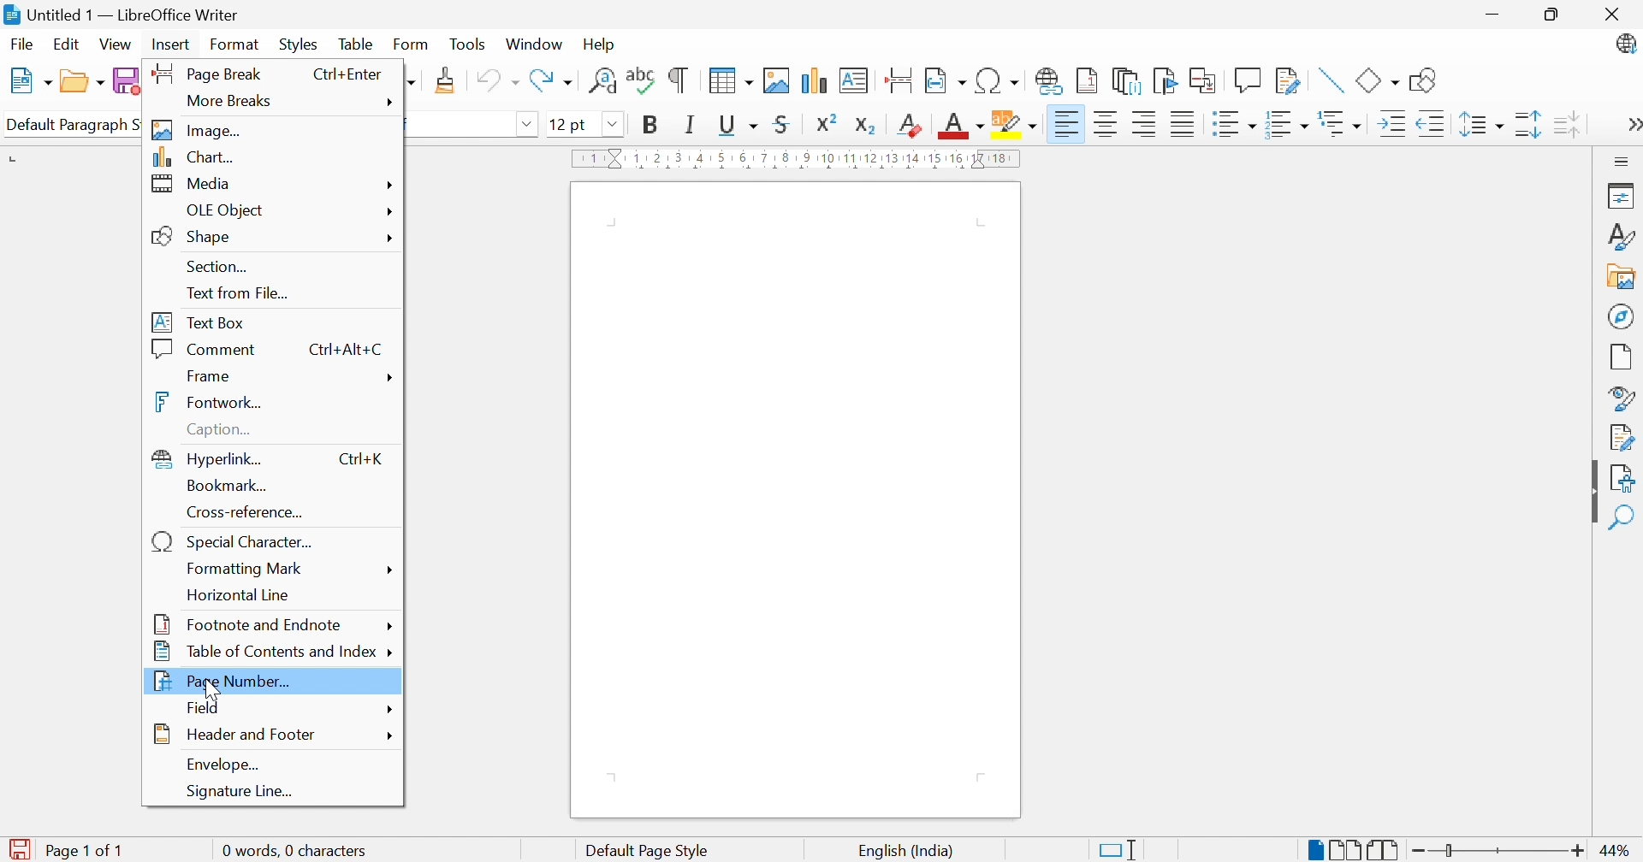  I want to click on Show track changes functions, so click(1288, 80).